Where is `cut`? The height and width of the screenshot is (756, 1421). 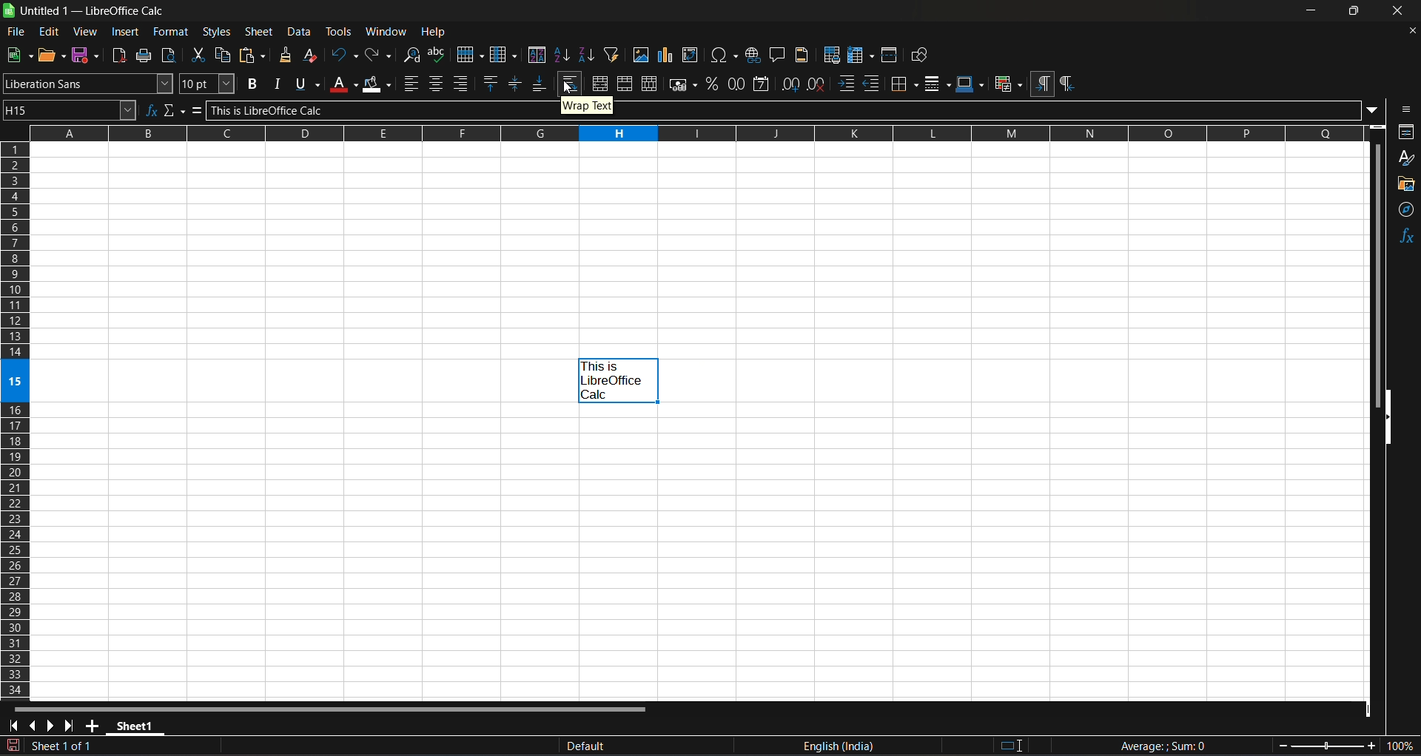
cut is located at coordinates (200, 55).